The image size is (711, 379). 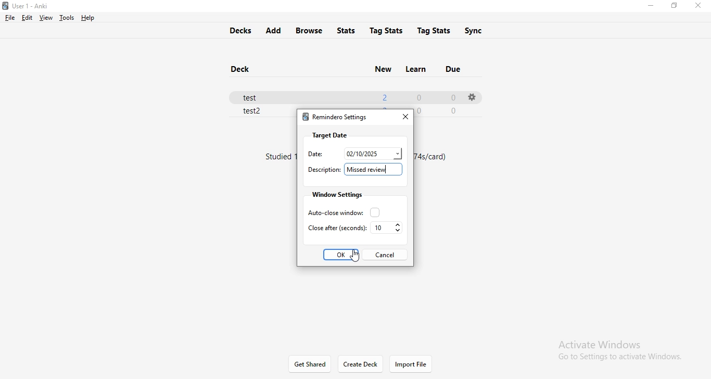 I want to click on add, so click(x=273, y=31).